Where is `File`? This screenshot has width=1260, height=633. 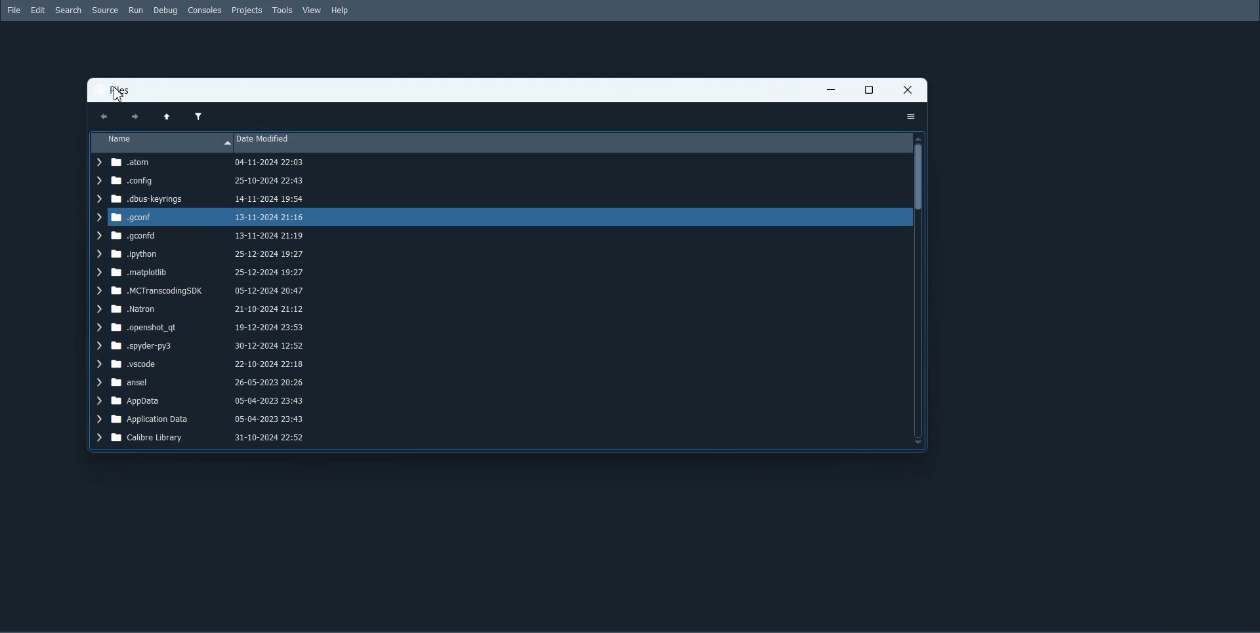
File is located at coordinates (14, 10).